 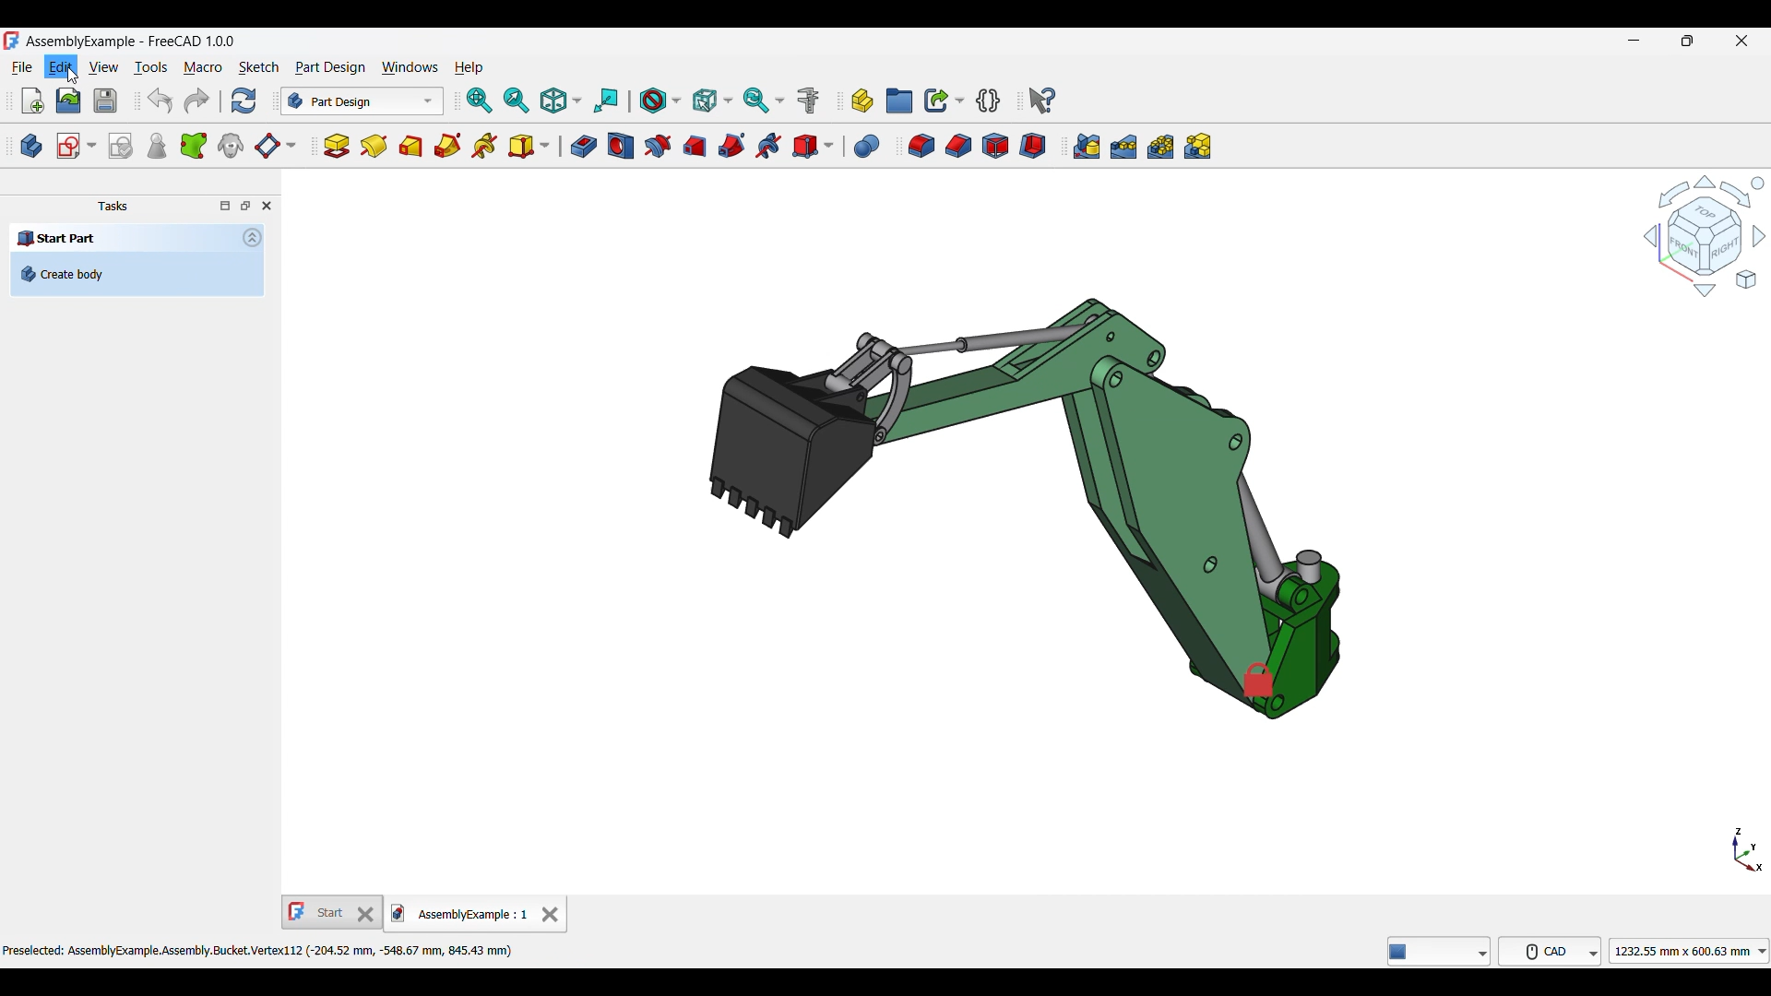 What do you see at coordinates (232, 145) in the screenshot?
I see `Create a clone` at bounding box center [232, 145].